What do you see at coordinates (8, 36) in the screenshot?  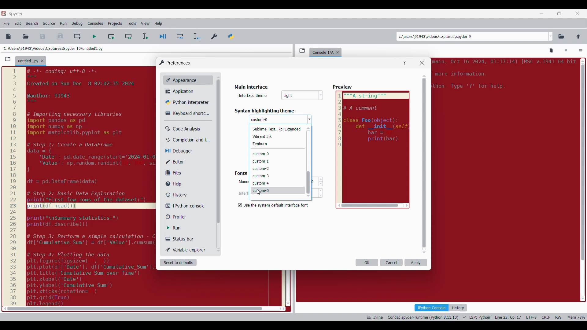 I see `New file` at bounding box center [8, 36].